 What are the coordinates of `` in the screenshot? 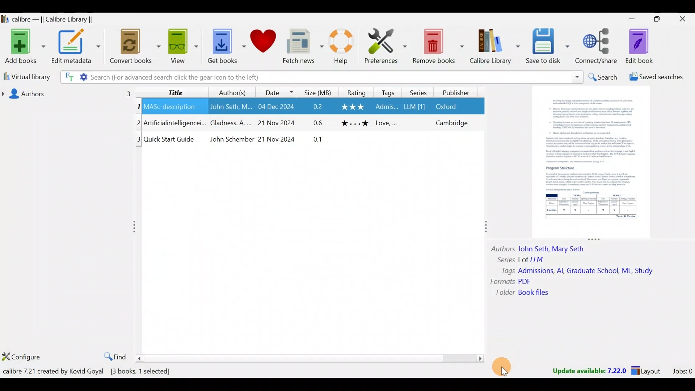 It's located at (138, 123).